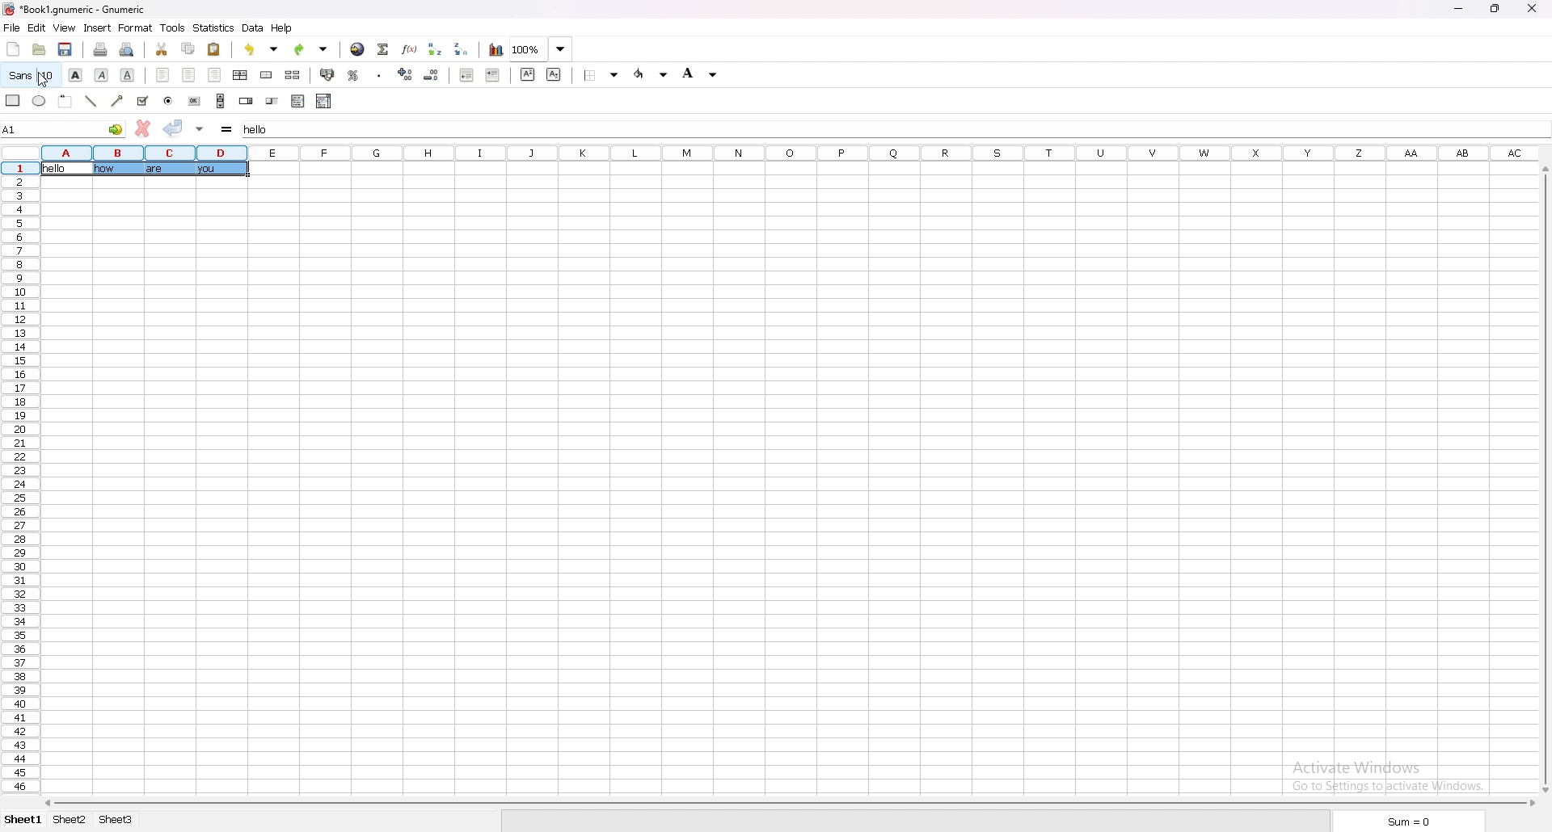 This screenshot has width=1552, height=832. Describe the element at coordinates (174, 128) in the screenshot. I see `accept changes` at that location.